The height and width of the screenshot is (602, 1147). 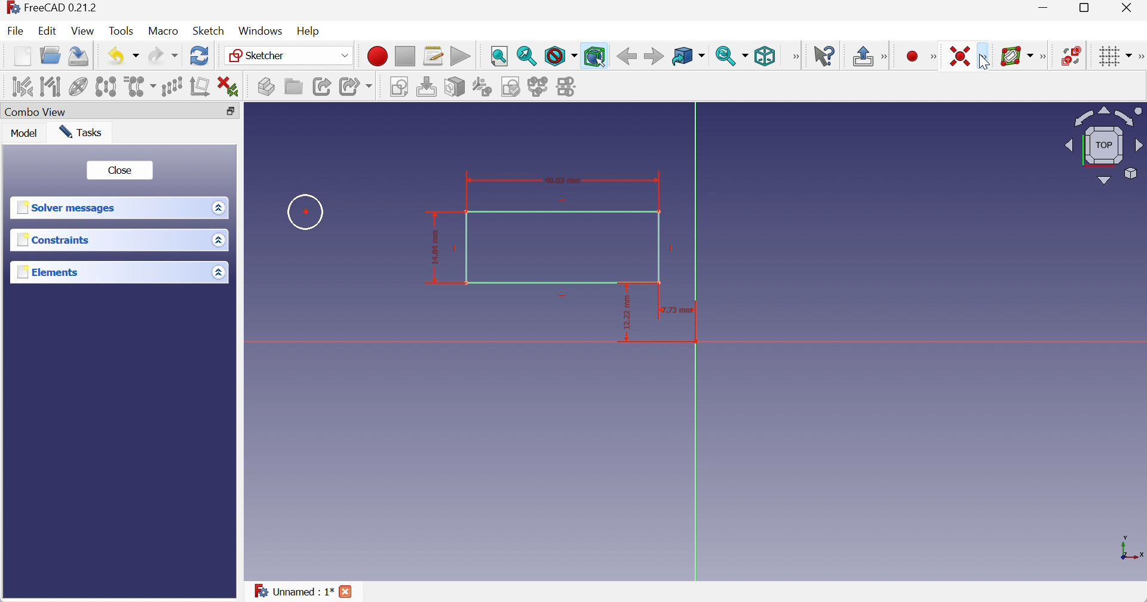 What do you see at coordinates (21, 85) in the screenshot?
I see `Select associated constraints` at bounding box center [21, 85].